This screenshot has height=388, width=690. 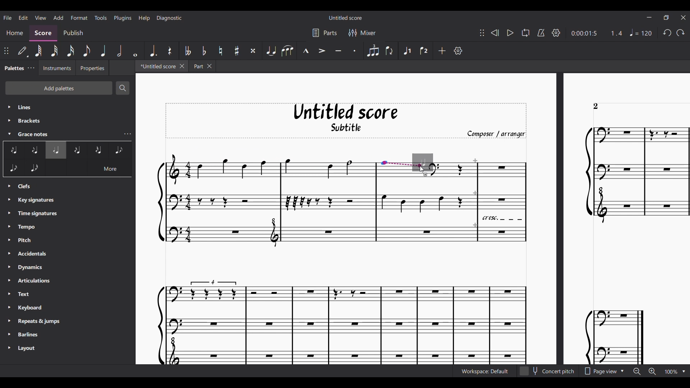 What do you see at coordinates (87, 51) in the screenshot?
I see `8th note` at bounding box center [87, 51].